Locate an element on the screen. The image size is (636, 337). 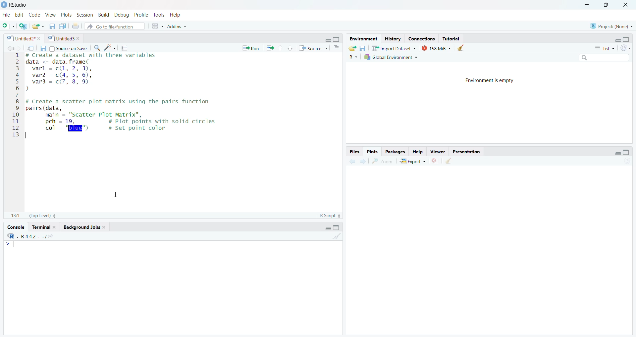
Files is located at coordinates (353, 151).